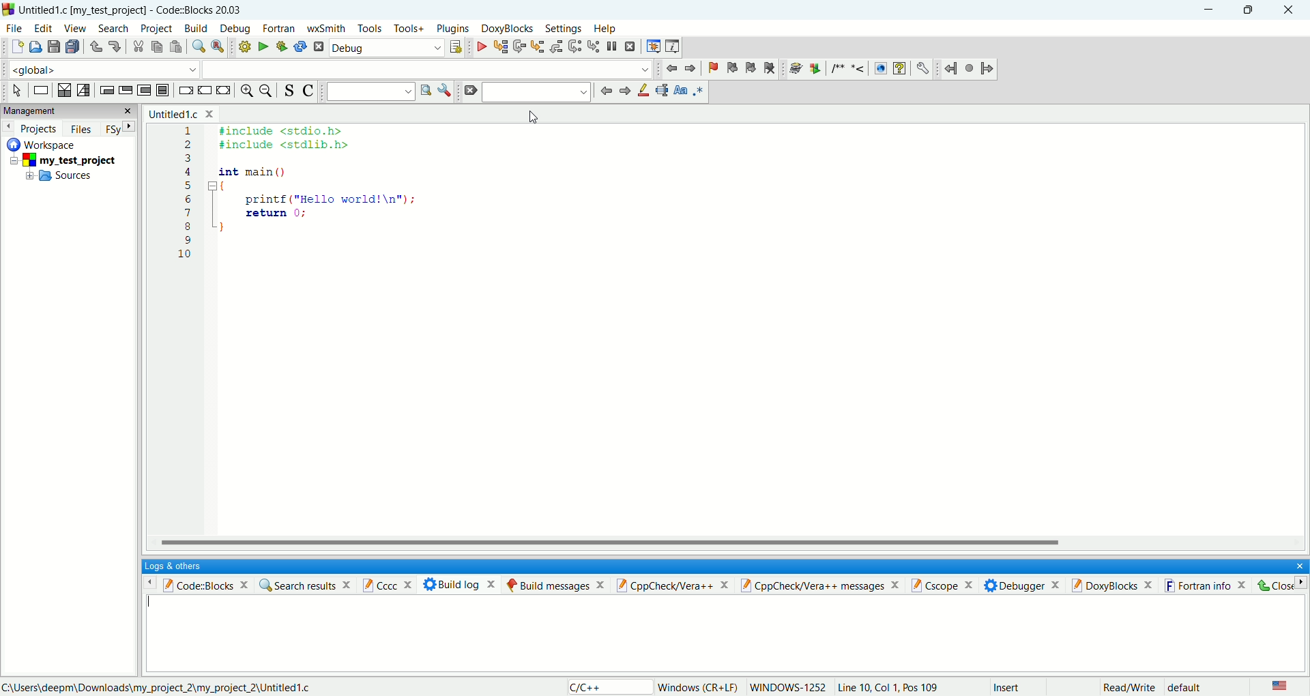 The height and width of the screenshot is (696, 1310). I want to click on find, so click(196, 46).